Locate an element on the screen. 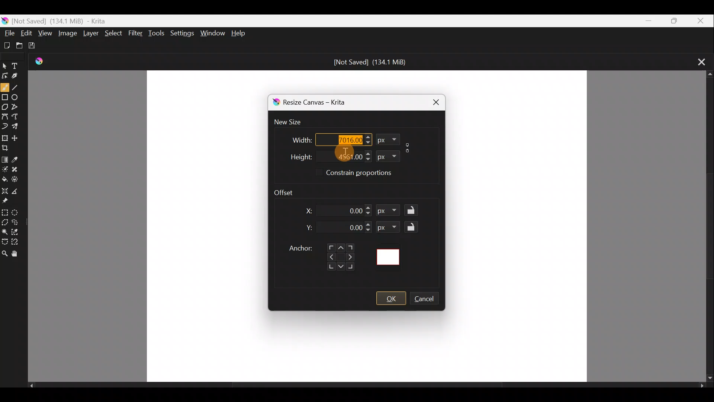 The image size is (714, 402). Ellipse tool is located at coordinates (17, 96).